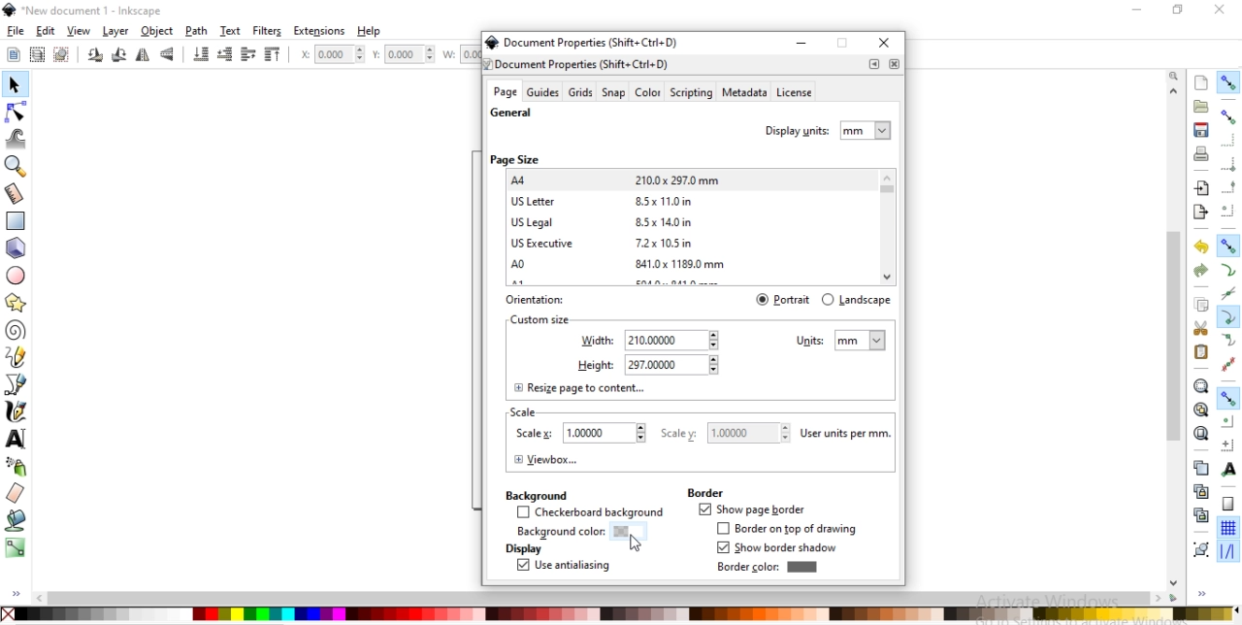 This screenshot has width=1242, height=625. Describe the element at coordinates (16, 302) in the screenshot. I see `create stars and polygons` at that location.